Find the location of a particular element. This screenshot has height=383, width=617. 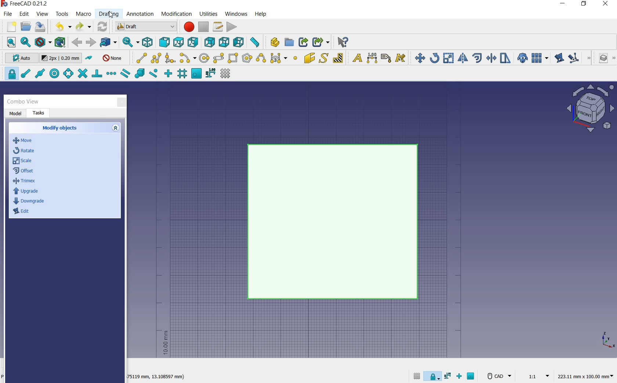

combo view is located at coordinates (23, 102).